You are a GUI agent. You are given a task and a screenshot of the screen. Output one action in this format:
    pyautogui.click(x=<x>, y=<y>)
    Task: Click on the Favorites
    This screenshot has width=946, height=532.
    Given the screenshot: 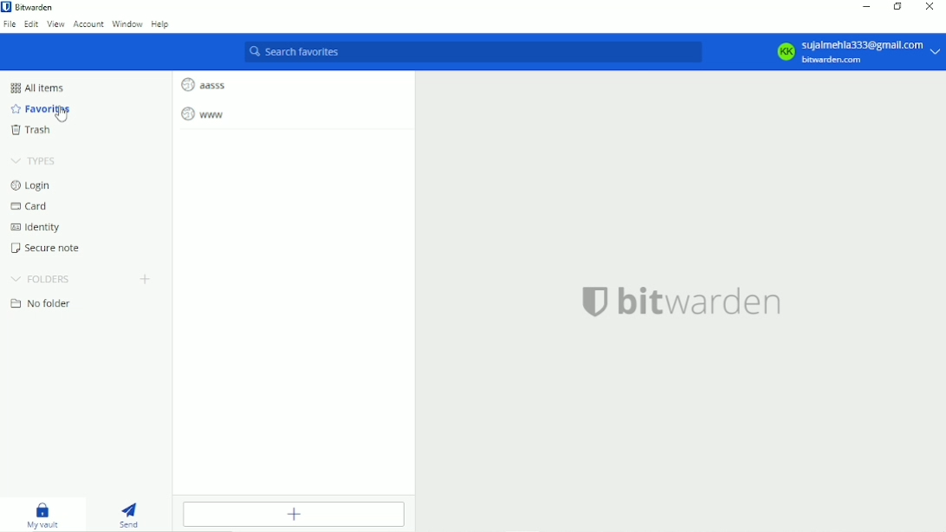 What is the action you would take?
    pyautogui.click(x=39, y=109)
    